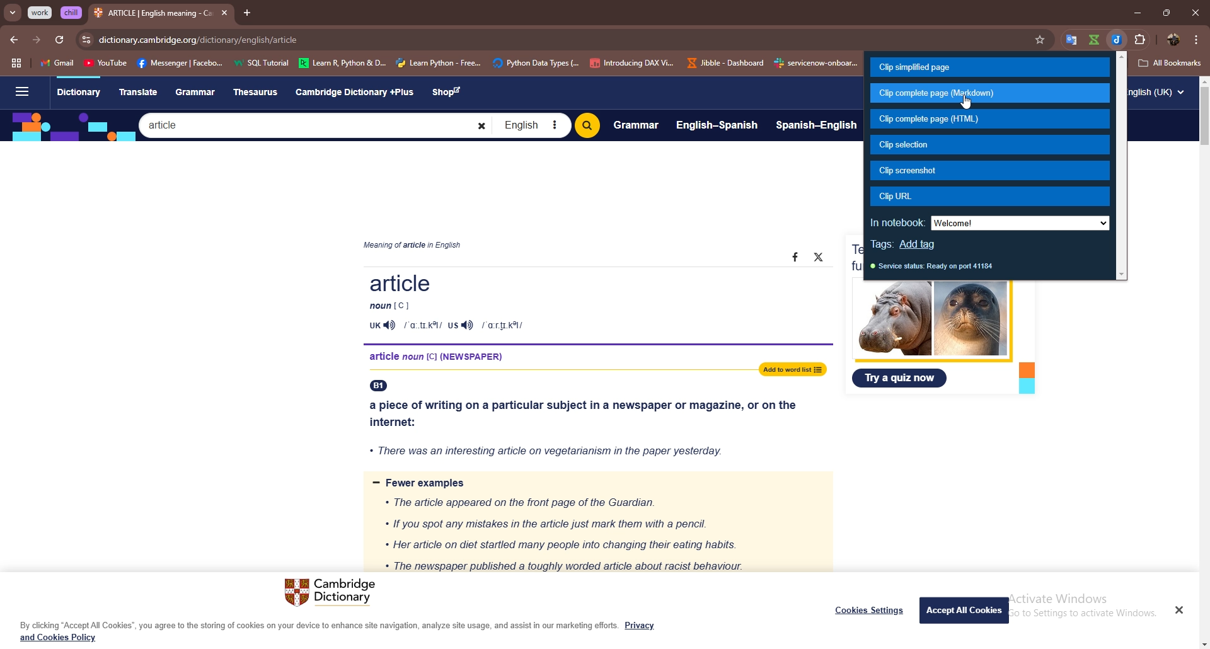  Describe the element at coordinates (1170, 63) in the screenshot. I see `all bookmarks` at that location.